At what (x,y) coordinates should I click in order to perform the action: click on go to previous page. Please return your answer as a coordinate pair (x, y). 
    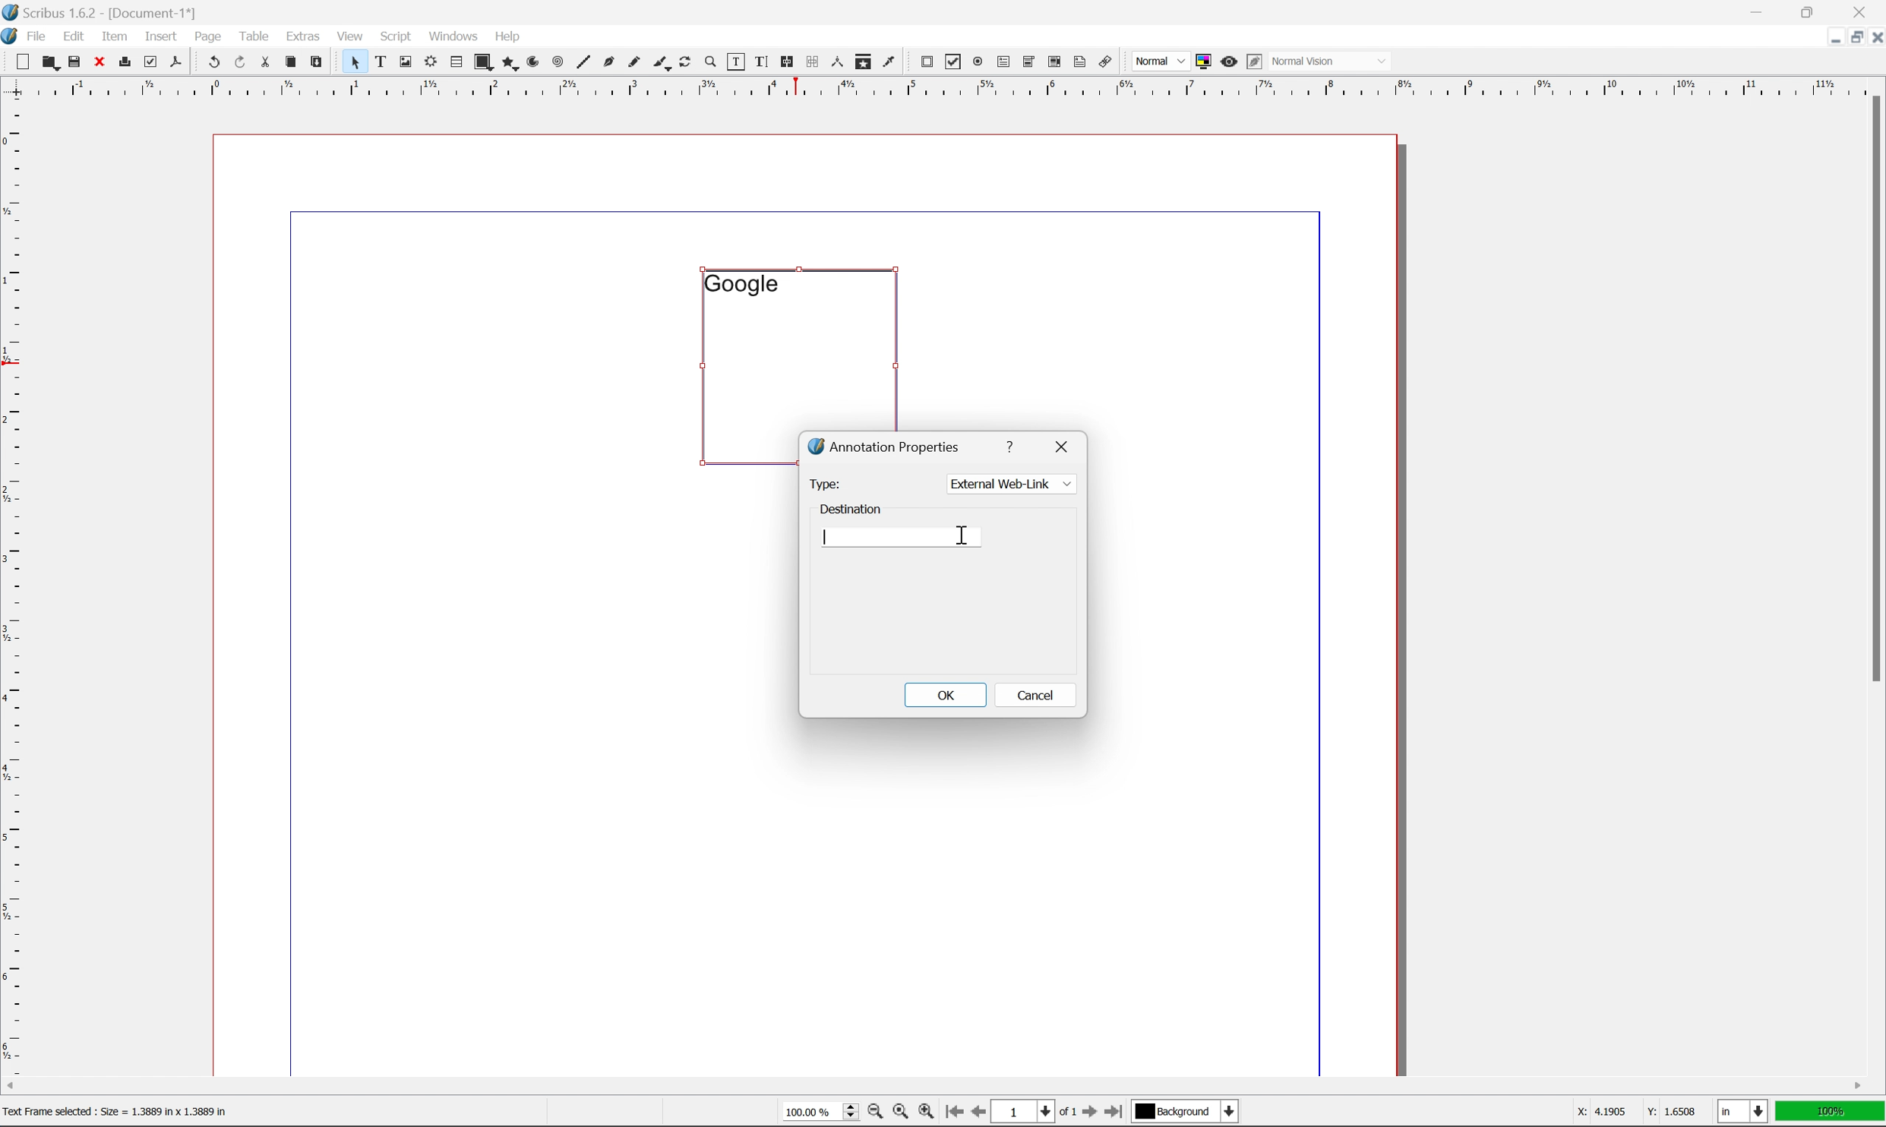
    Looking at the image, I should click on (980, 1113).